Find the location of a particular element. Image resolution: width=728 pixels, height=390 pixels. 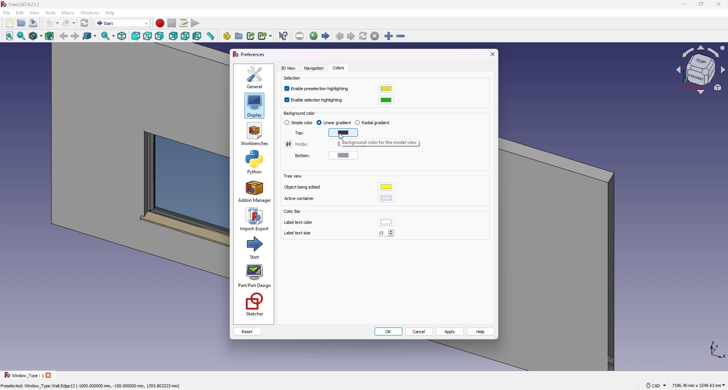

set url is located at coordinates (300, 36).